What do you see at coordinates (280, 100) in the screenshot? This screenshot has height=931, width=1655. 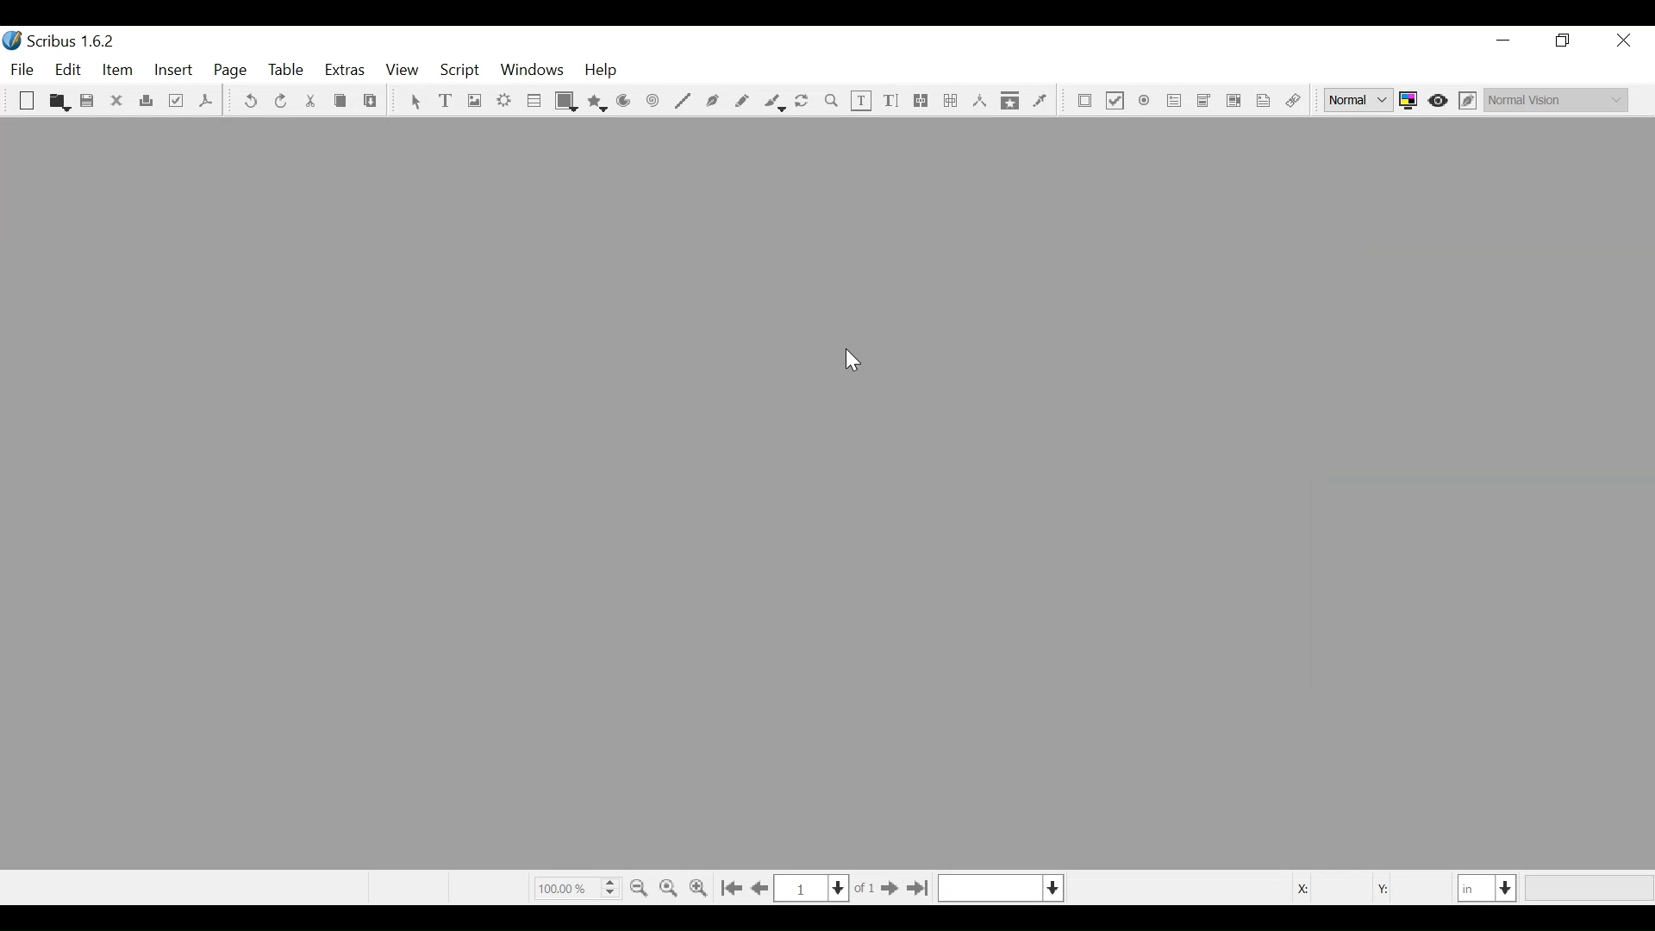 I see `Redo` at bounding box center [280, 100].